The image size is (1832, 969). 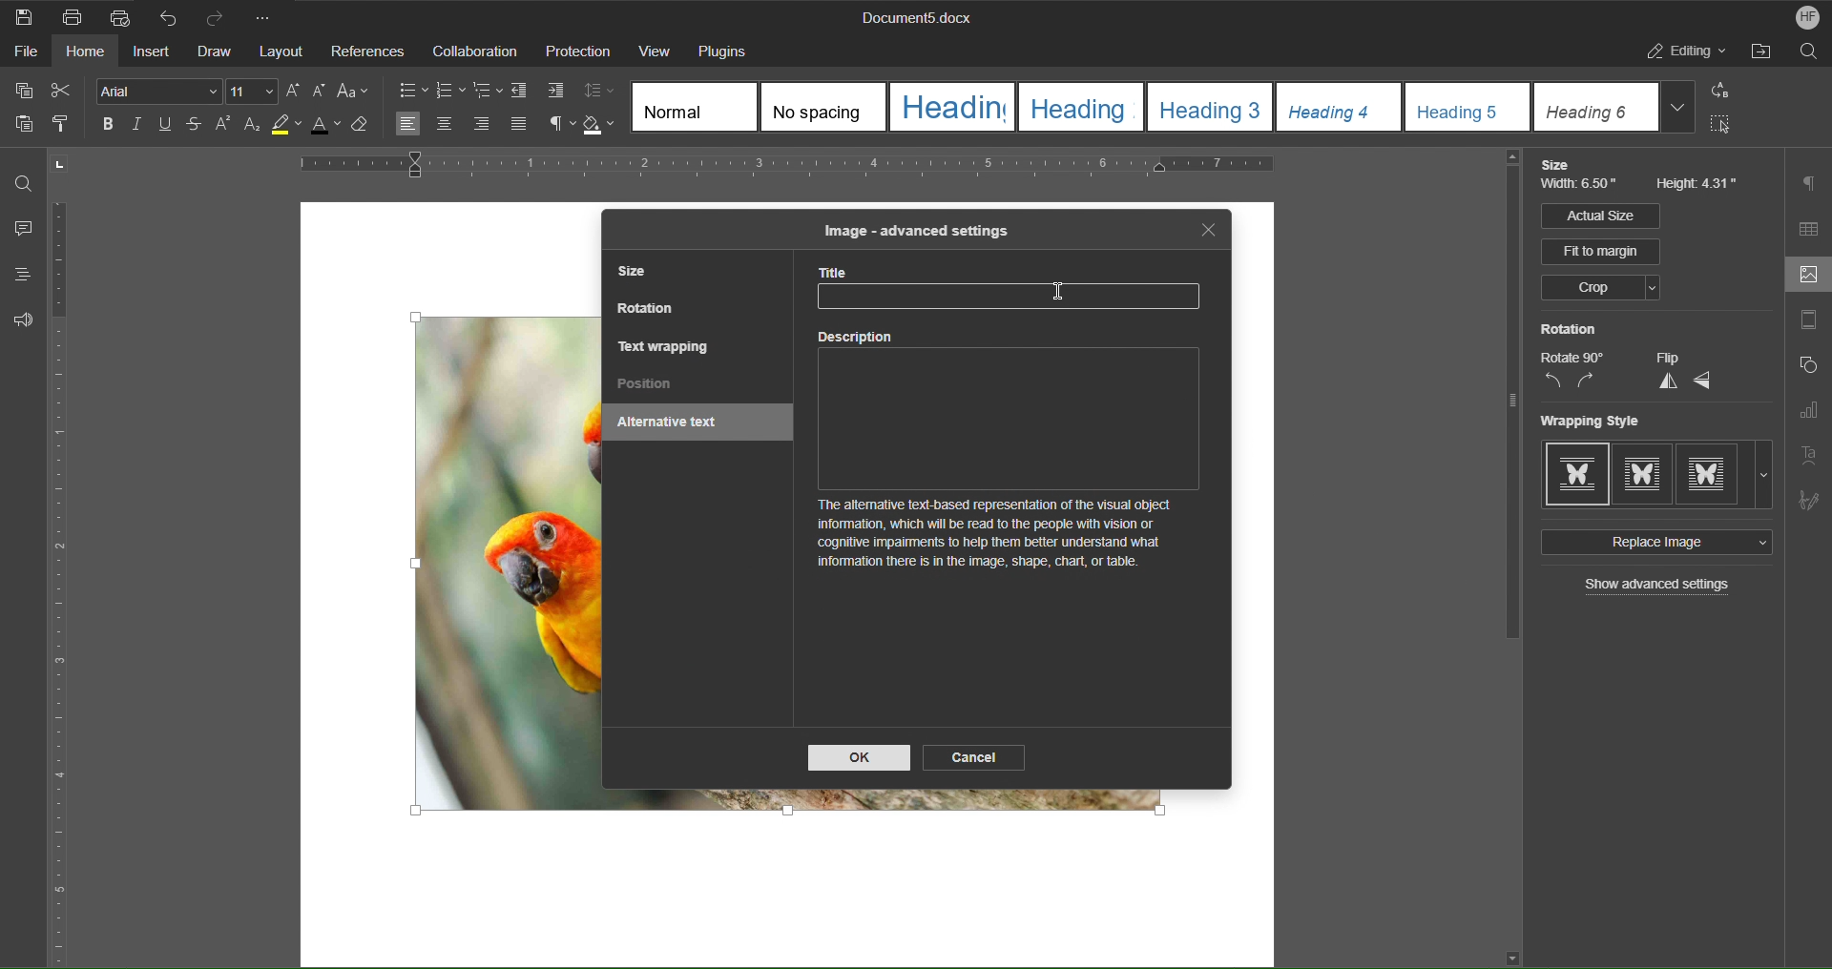 I want to click on Lists, so click(x=450, y=90).